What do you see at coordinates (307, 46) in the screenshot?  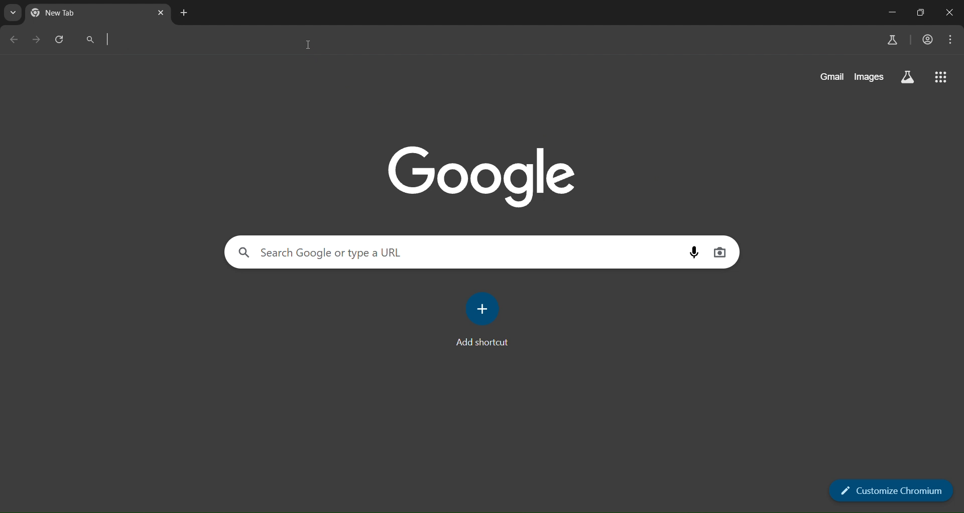 I see `cursor` at bounding box center [307, 46].